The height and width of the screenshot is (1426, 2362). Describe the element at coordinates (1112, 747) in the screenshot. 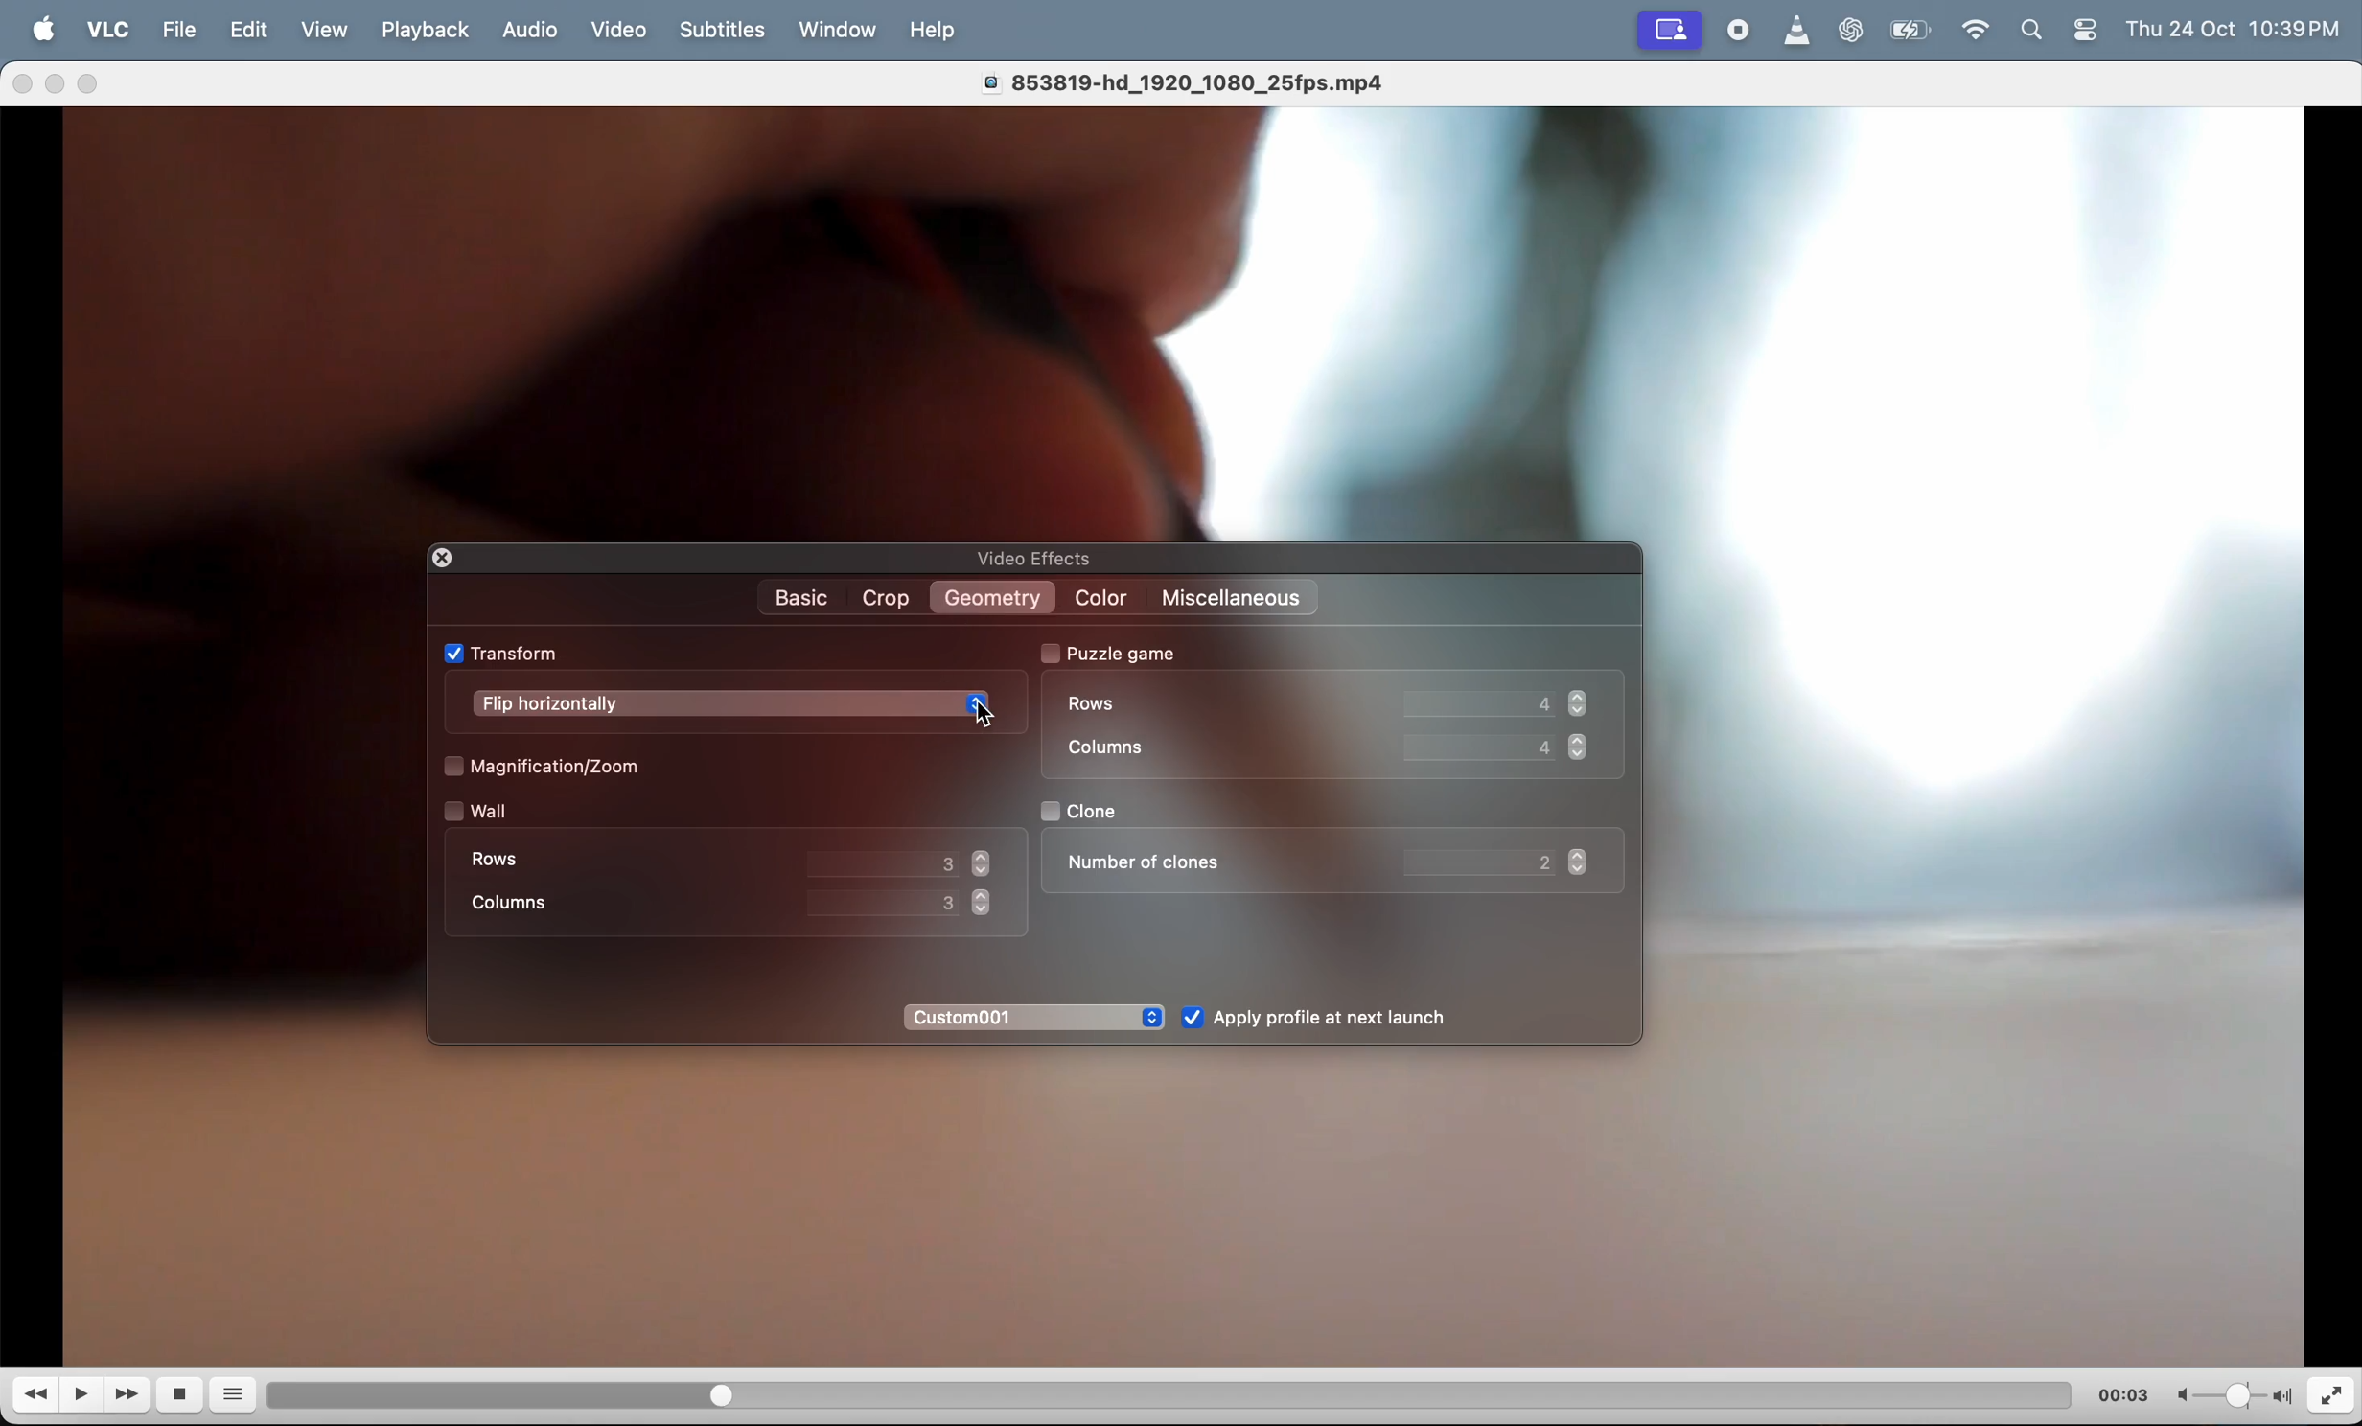

I see `coloumn` at that location.